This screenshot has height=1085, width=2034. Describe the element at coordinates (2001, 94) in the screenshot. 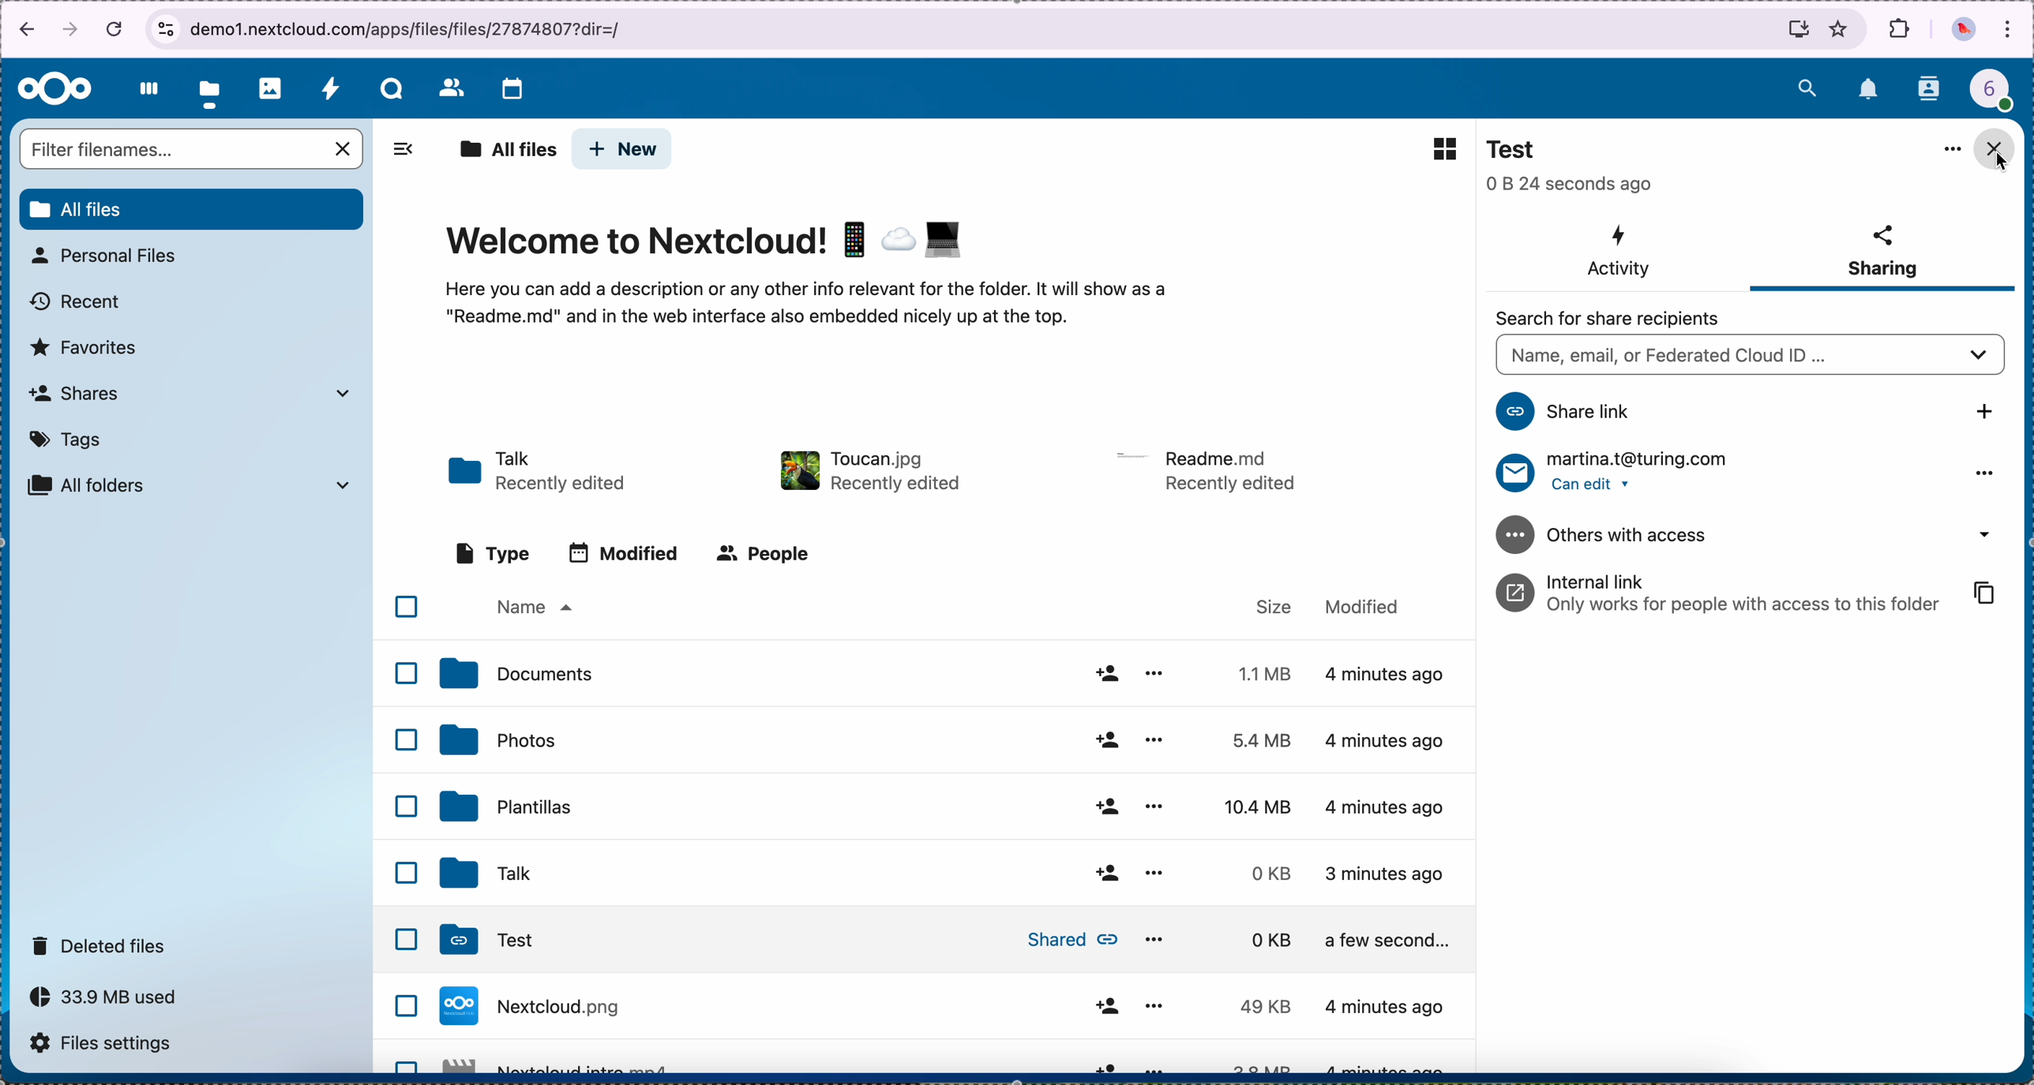

I see `profile` at that location.